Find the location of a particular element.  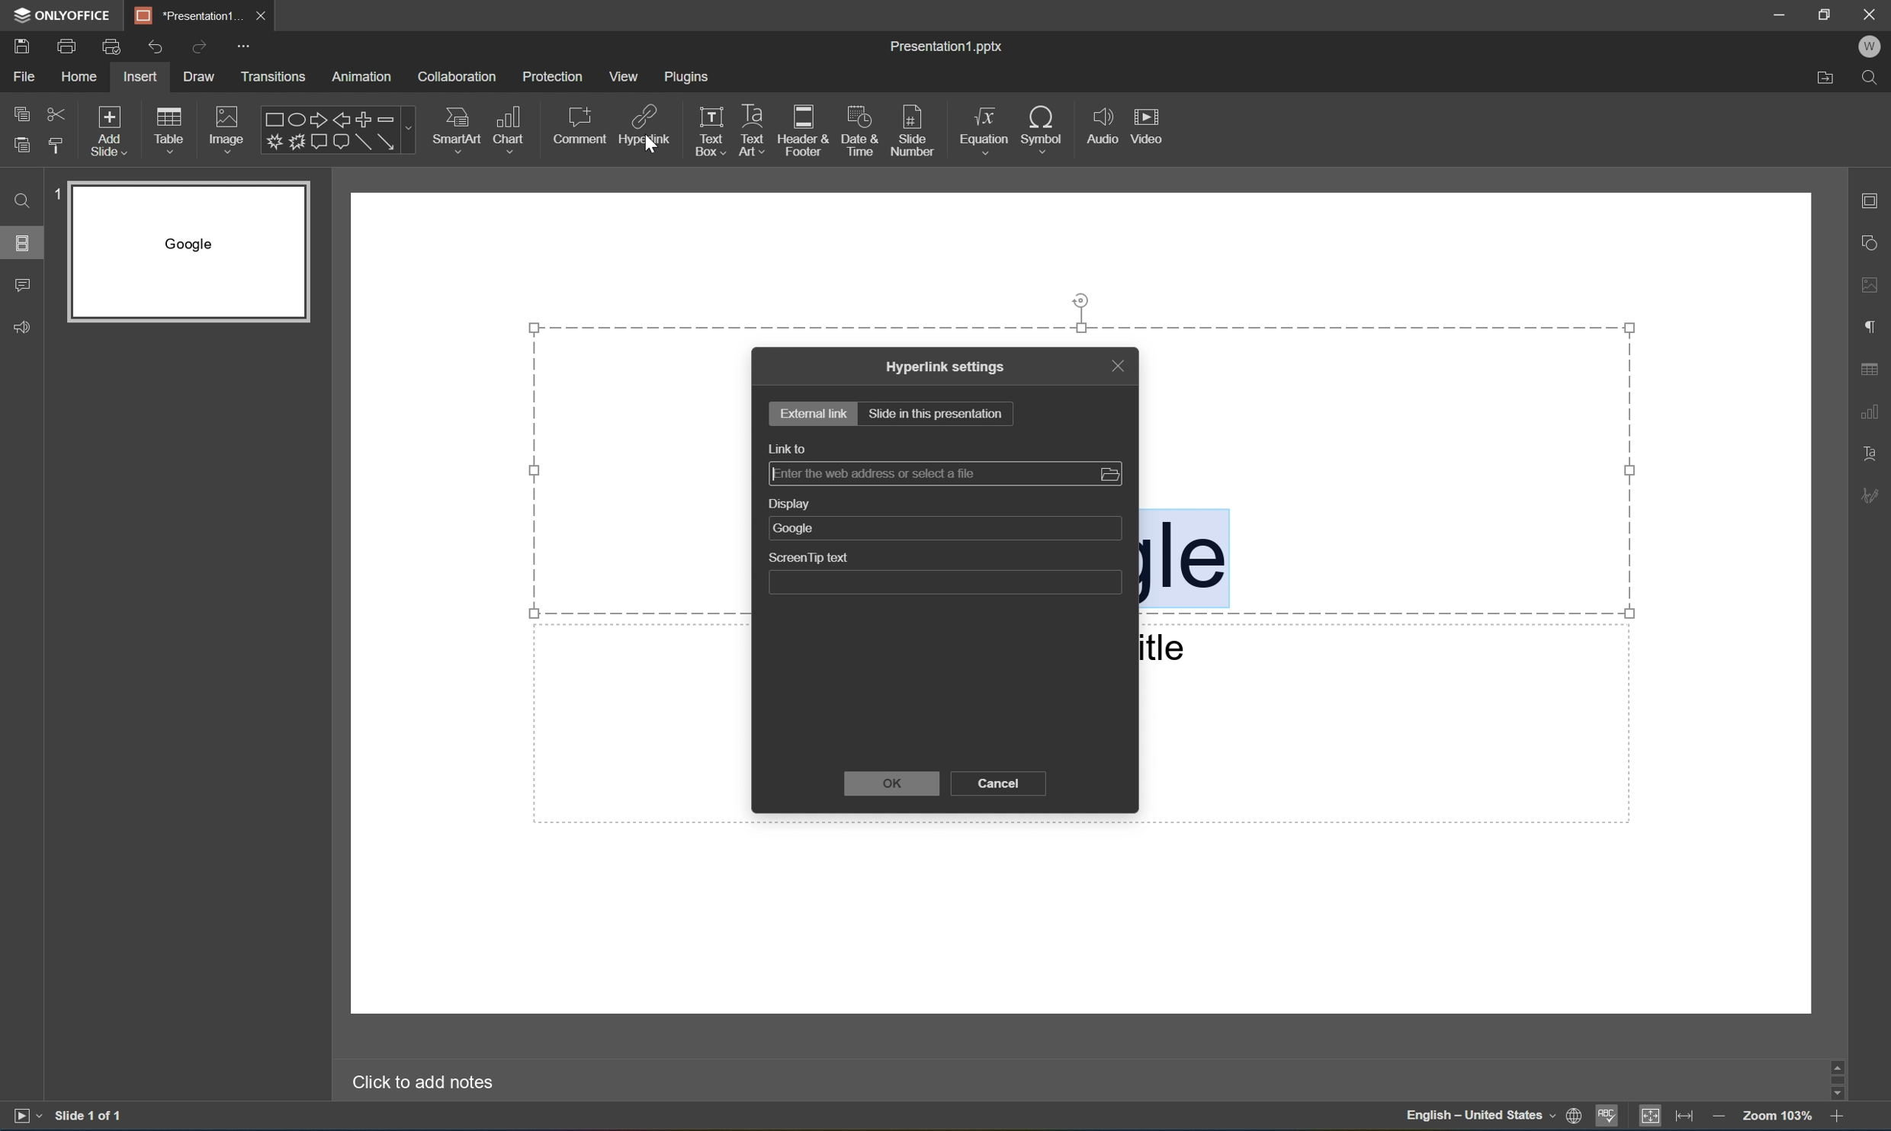

Text art is located at coordinates (753, 127).